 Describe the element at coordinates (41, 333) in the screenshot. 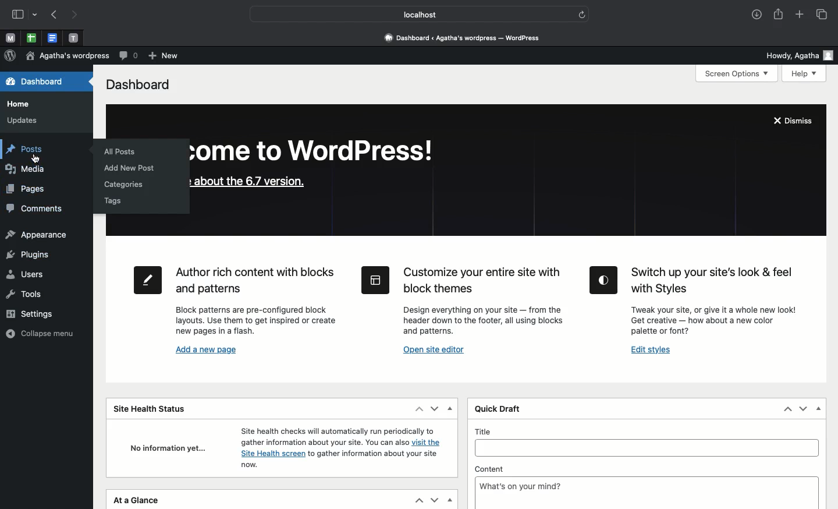

I see `Collapse menu` at that location.